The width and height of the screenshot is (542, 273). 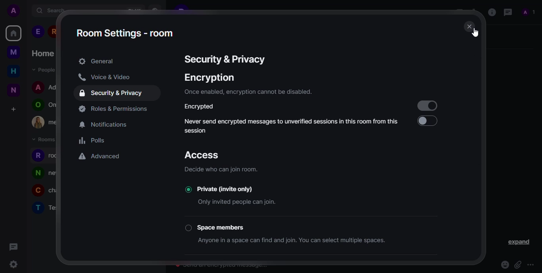 What do you see at coordinates (470, 27) in the screenshot?
I see `close` at bounding box center [470, 27].